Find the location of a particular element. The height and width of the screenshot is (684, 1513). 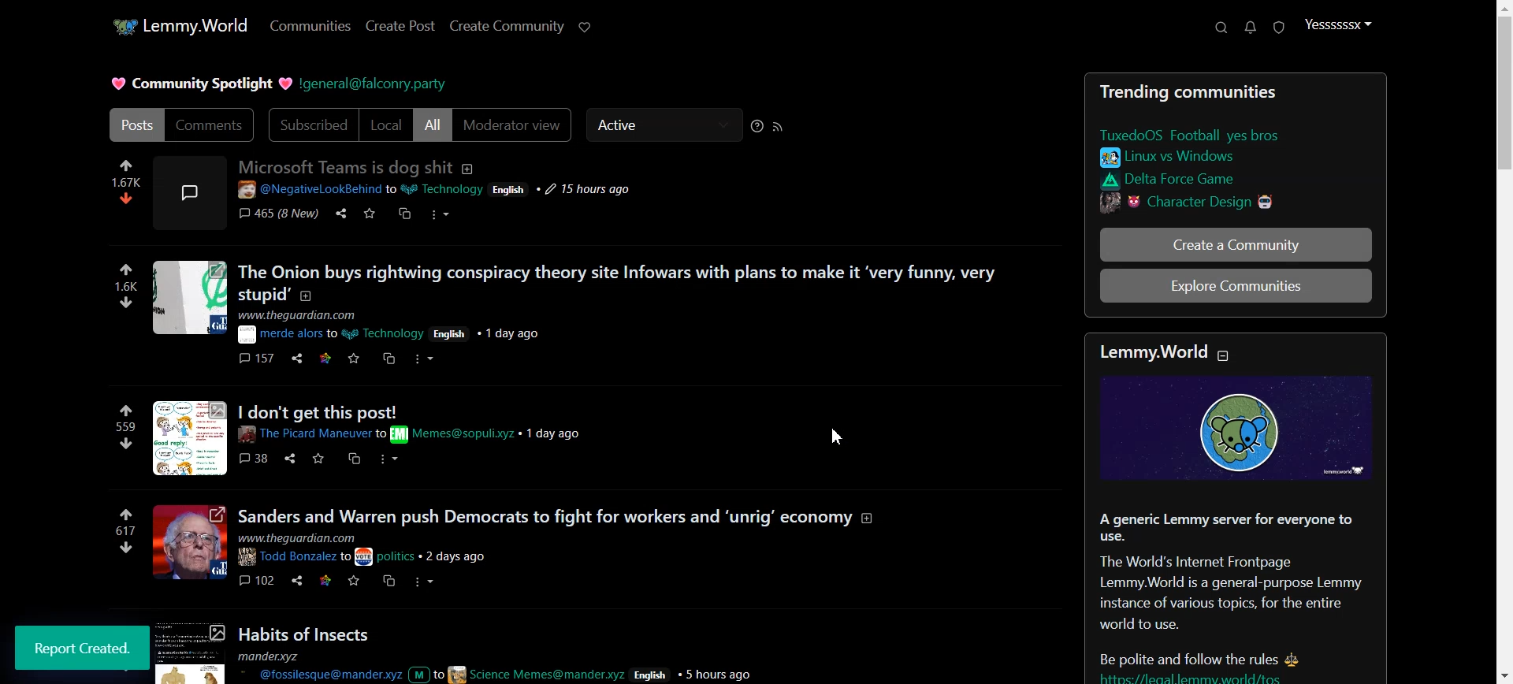

Unread message is located at coordinates (1251, 28).